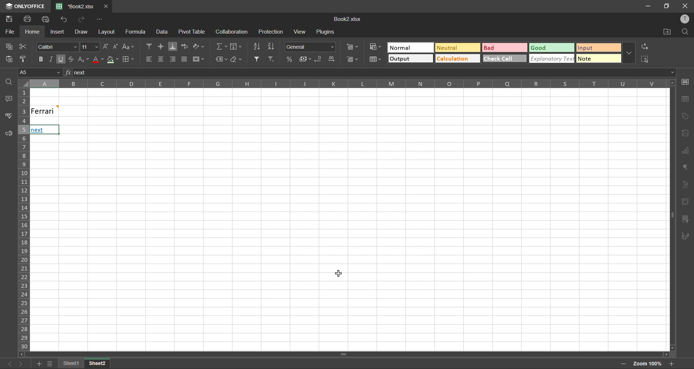 This screenshot has height=369, width=694. I want to click on conditional formatting, so click(374, 47).